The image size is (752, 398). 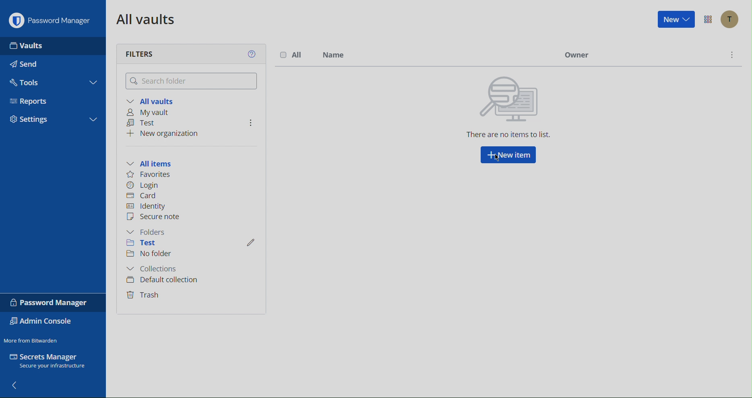 I want to click on Secrets Manager, so click(x=49, y=360).